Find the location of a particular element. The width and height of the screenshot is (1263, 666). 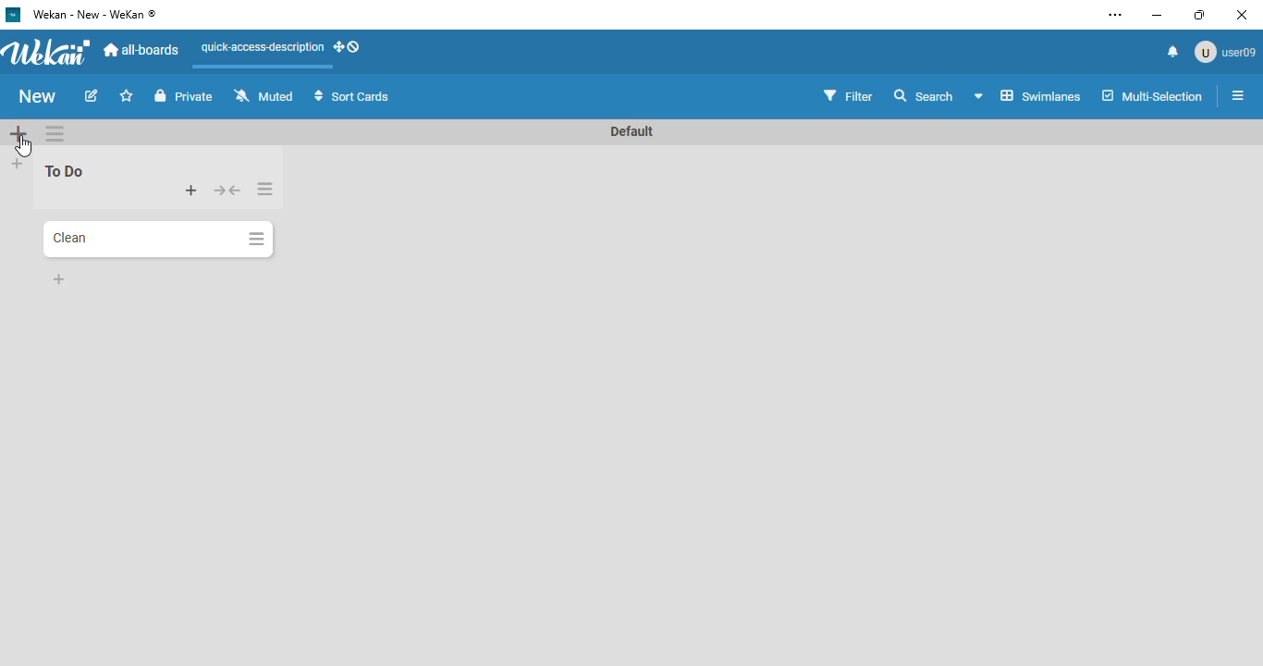

multi-selection is located at coordinates (1152, 96).